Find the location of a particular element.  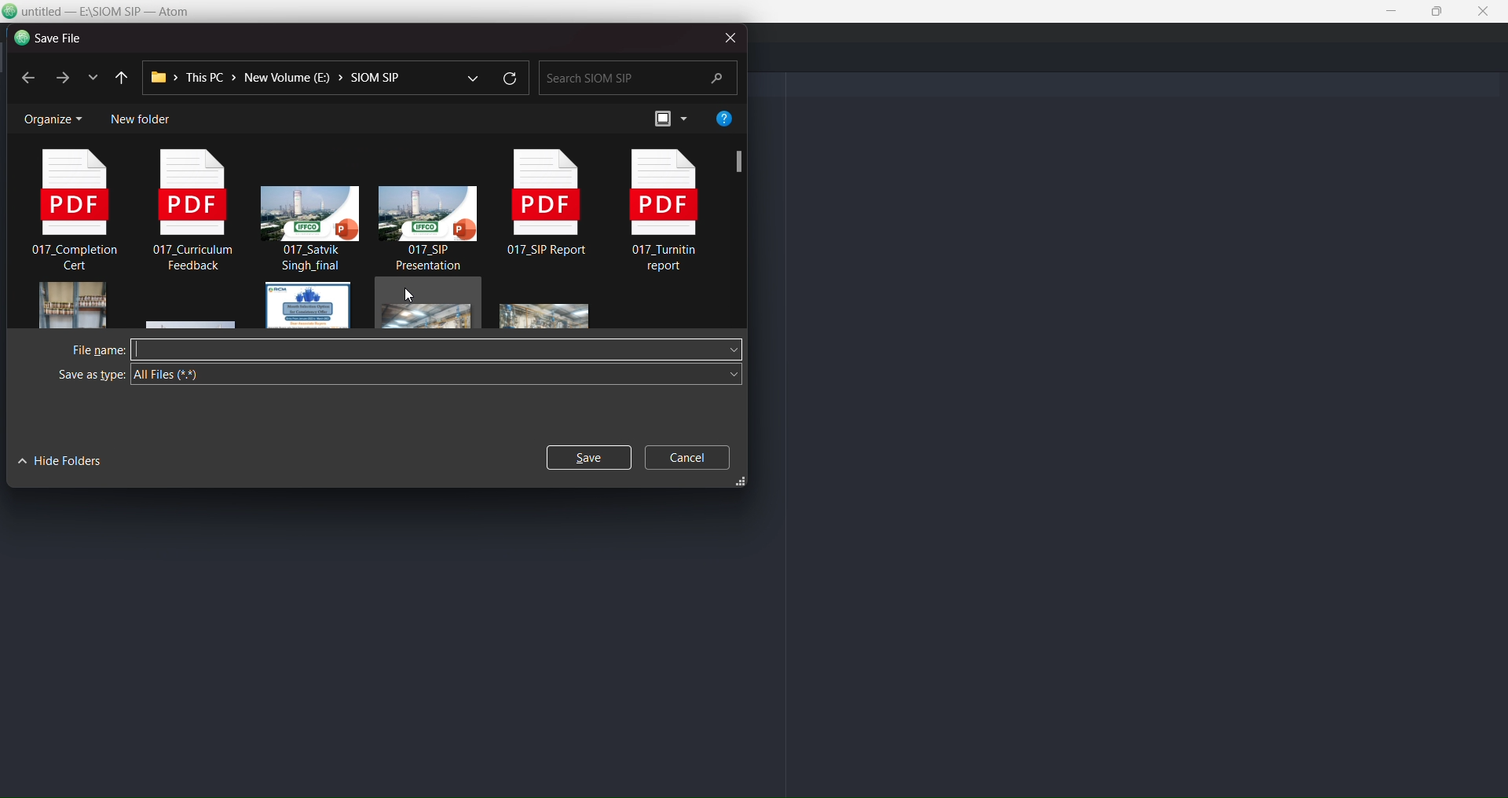

path is located at coordinates (286, 76).